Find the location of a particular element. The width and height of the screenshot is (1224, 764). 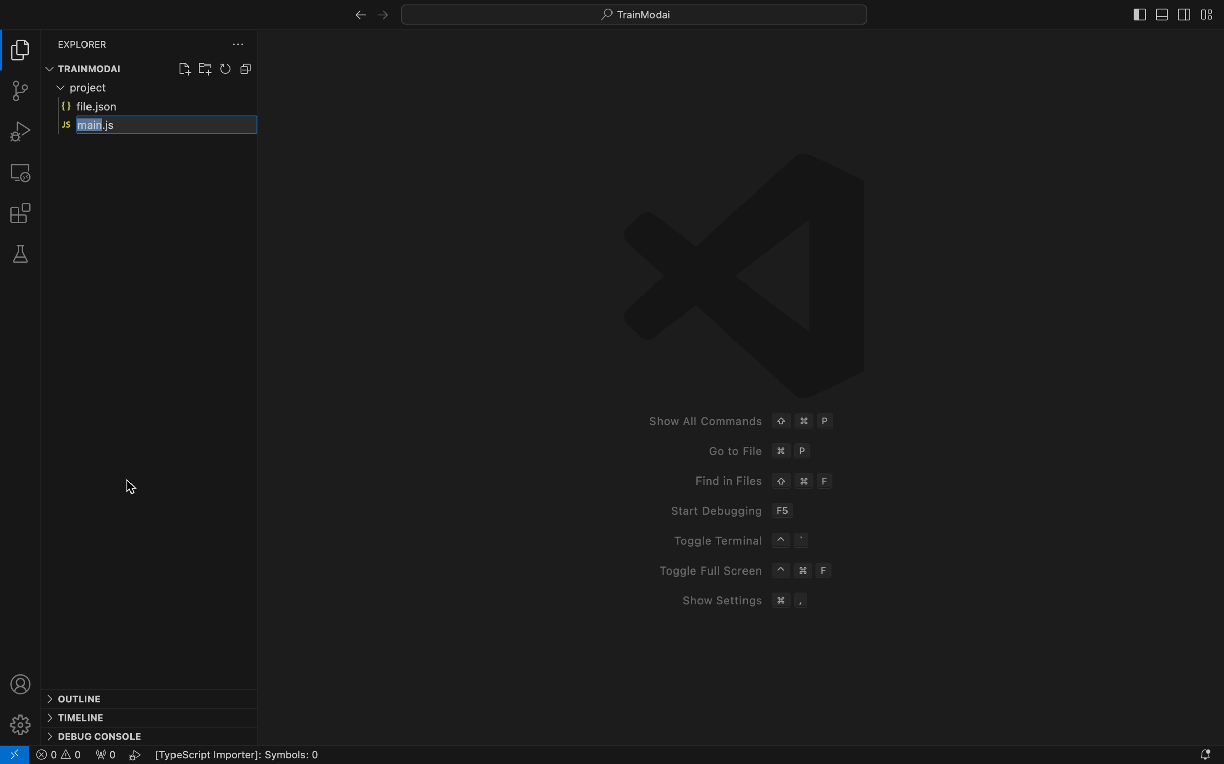

remote explorer  is located at coordinates (22, 172).